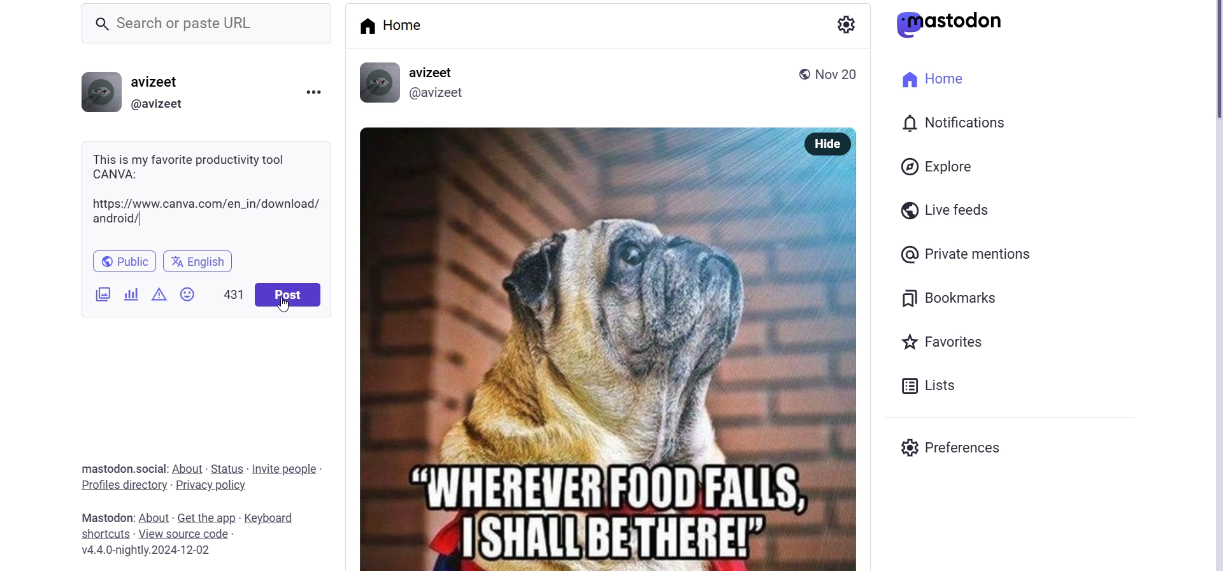  What do you see at coordinates (395, 25) in the screenshot?
I see `home page` at bounding box center [395, 25].